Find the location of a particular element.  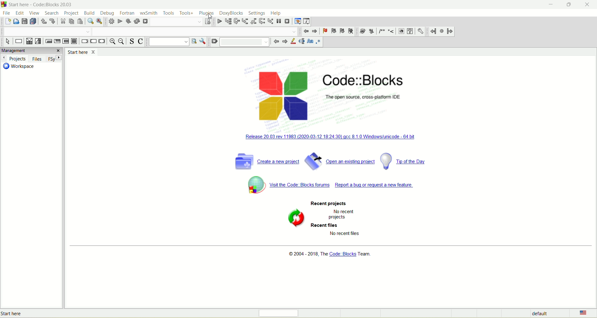

counting loop is located at coordinates (66, 41).